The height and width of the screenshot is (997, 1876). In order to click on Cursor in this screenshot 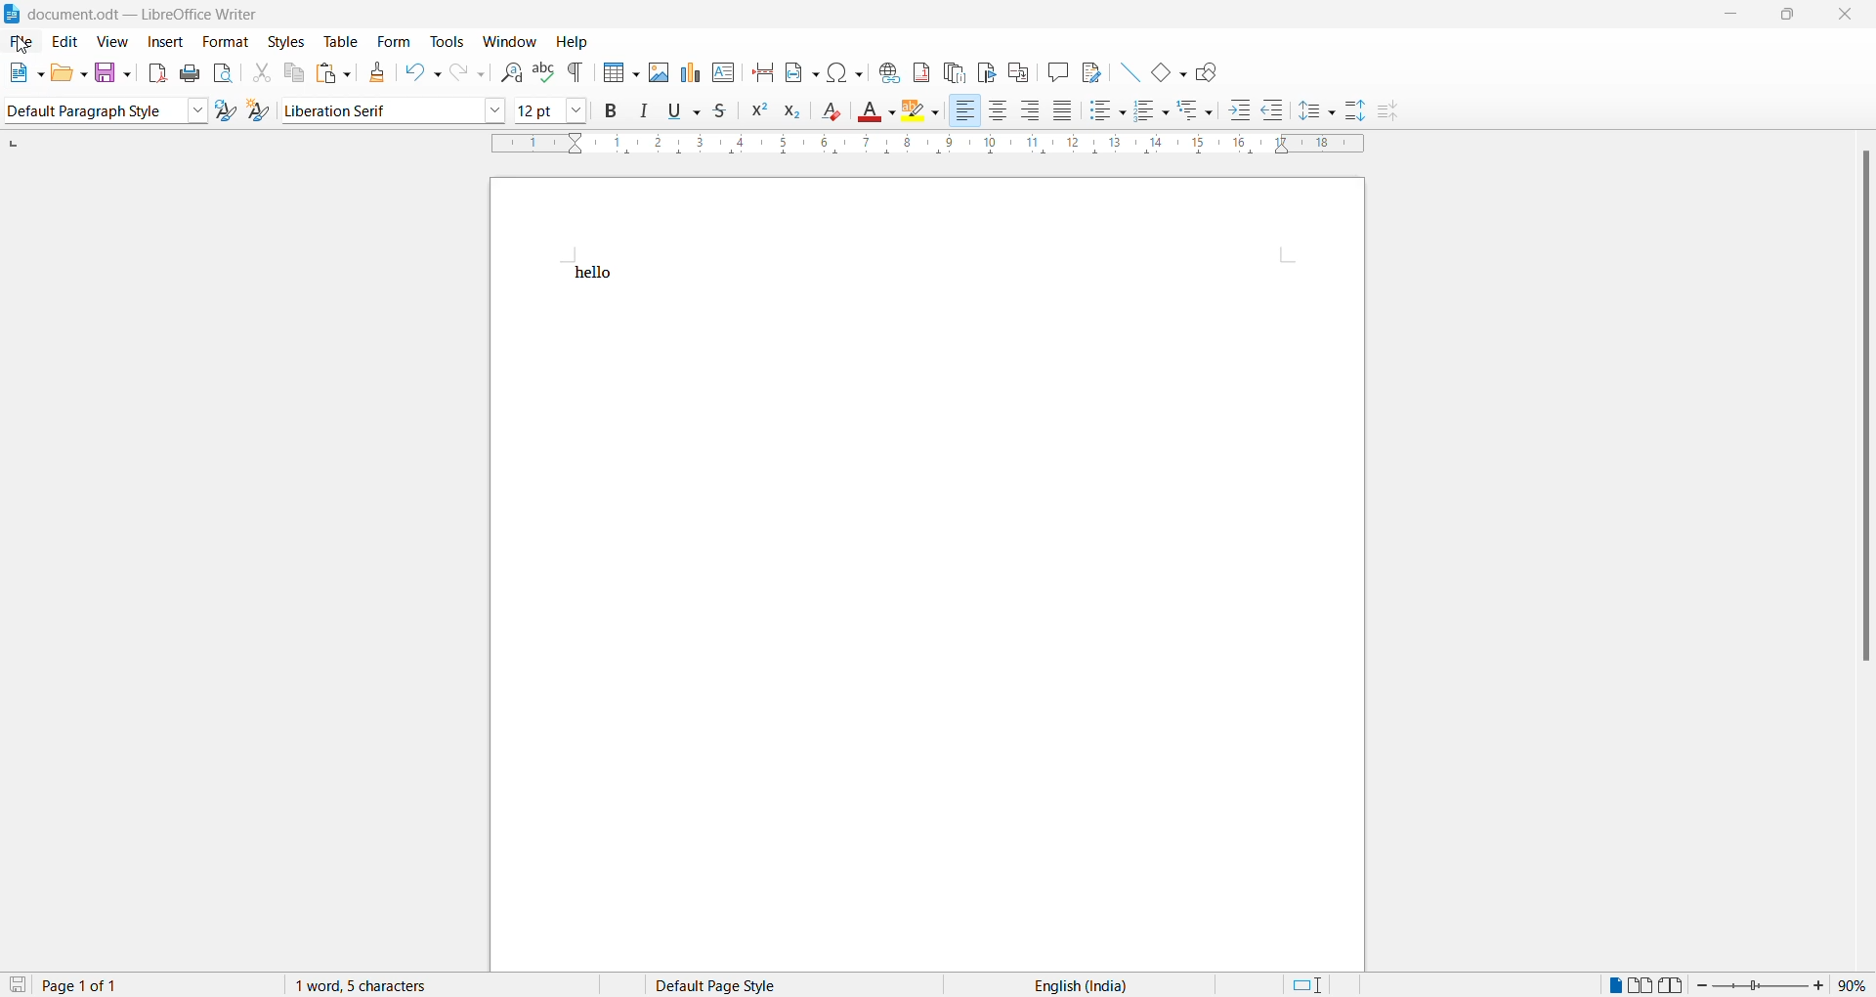, I will do `click(21, 48)`.